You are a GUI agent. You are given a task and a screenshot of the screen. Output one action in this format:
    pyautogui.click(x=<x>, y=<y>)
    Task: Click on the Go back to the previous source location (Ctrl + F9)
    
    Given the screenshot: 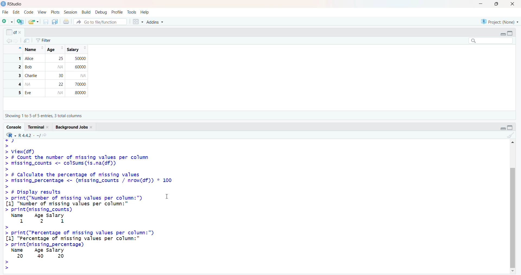 What is the action you would take?
    pyautogui.click(x=8, y=41)
    